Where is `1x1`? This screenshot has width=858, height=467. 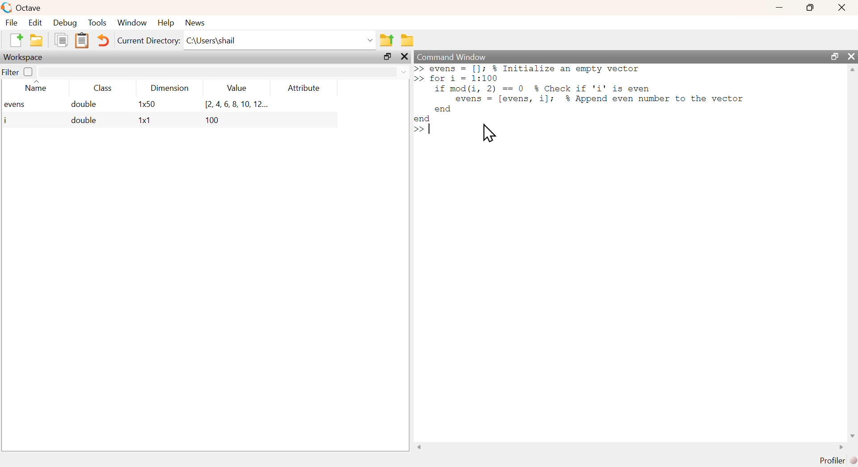 1x1 is located at coordinates (144, 121).